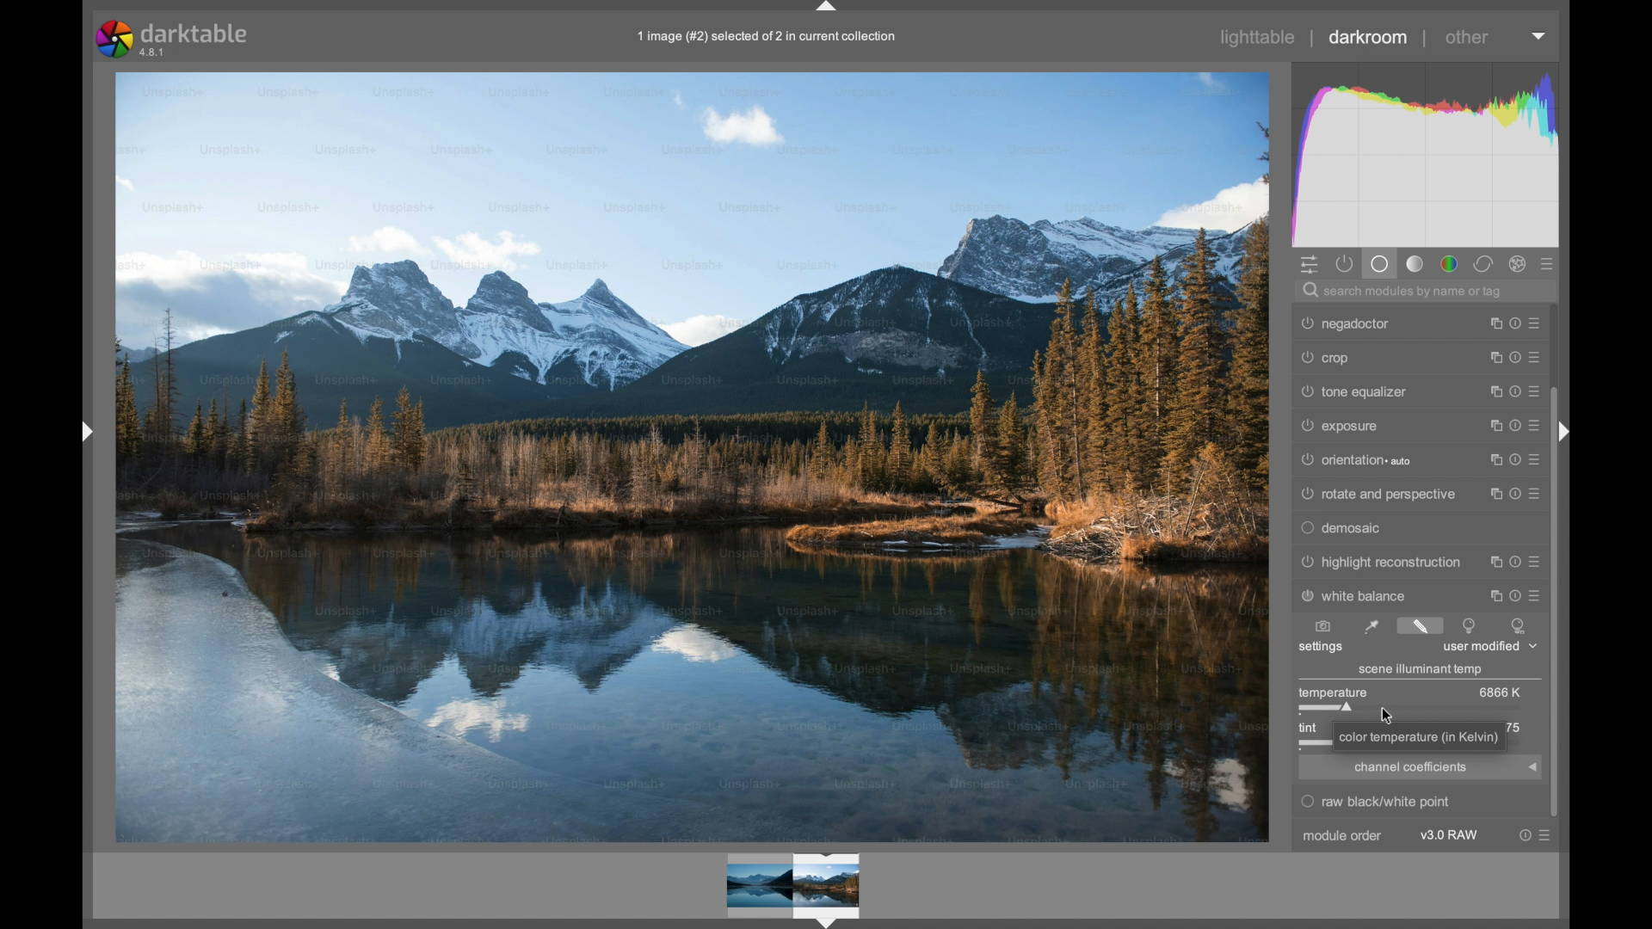  Describe the element at coordinates (1326, 709) in the screenshot. I see `slider` at that location.